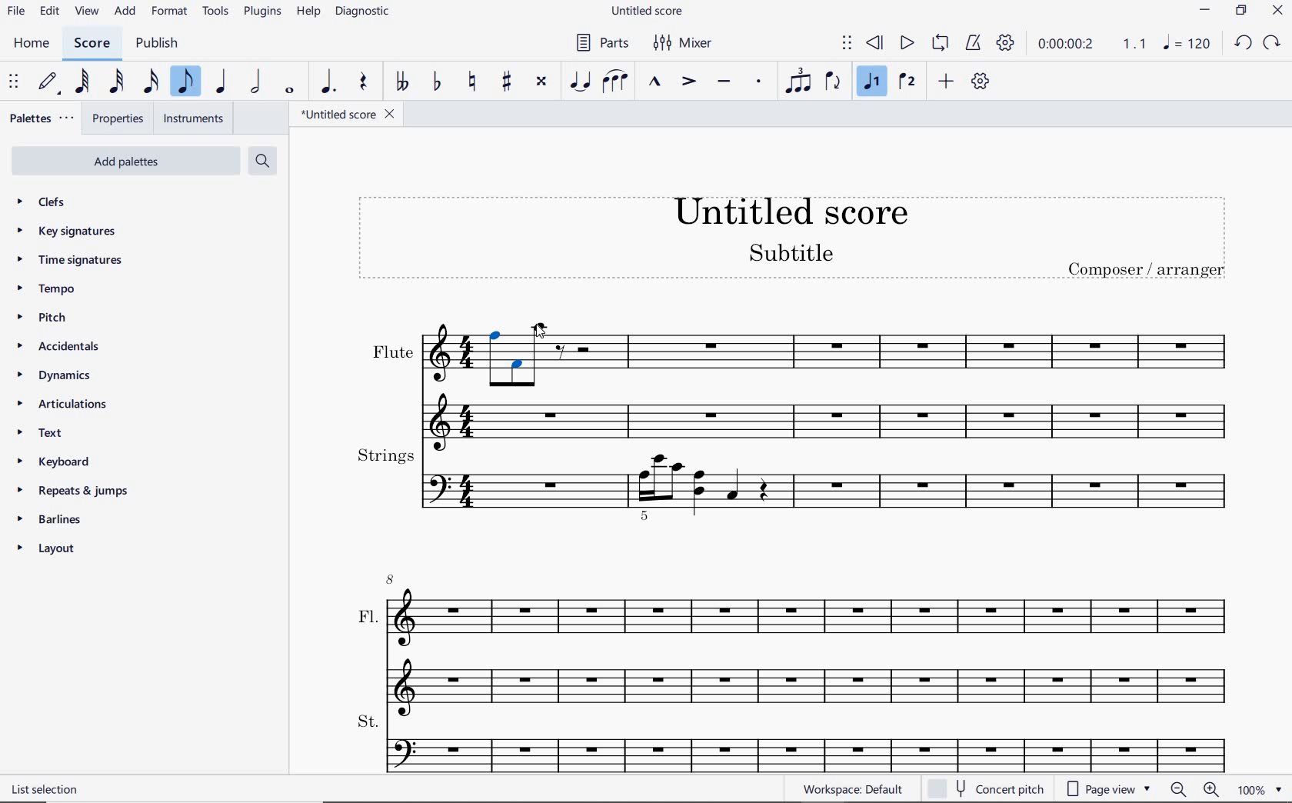 This screenshot has height=803, width=1292. I want to click on search palettes, so click(262, 160).